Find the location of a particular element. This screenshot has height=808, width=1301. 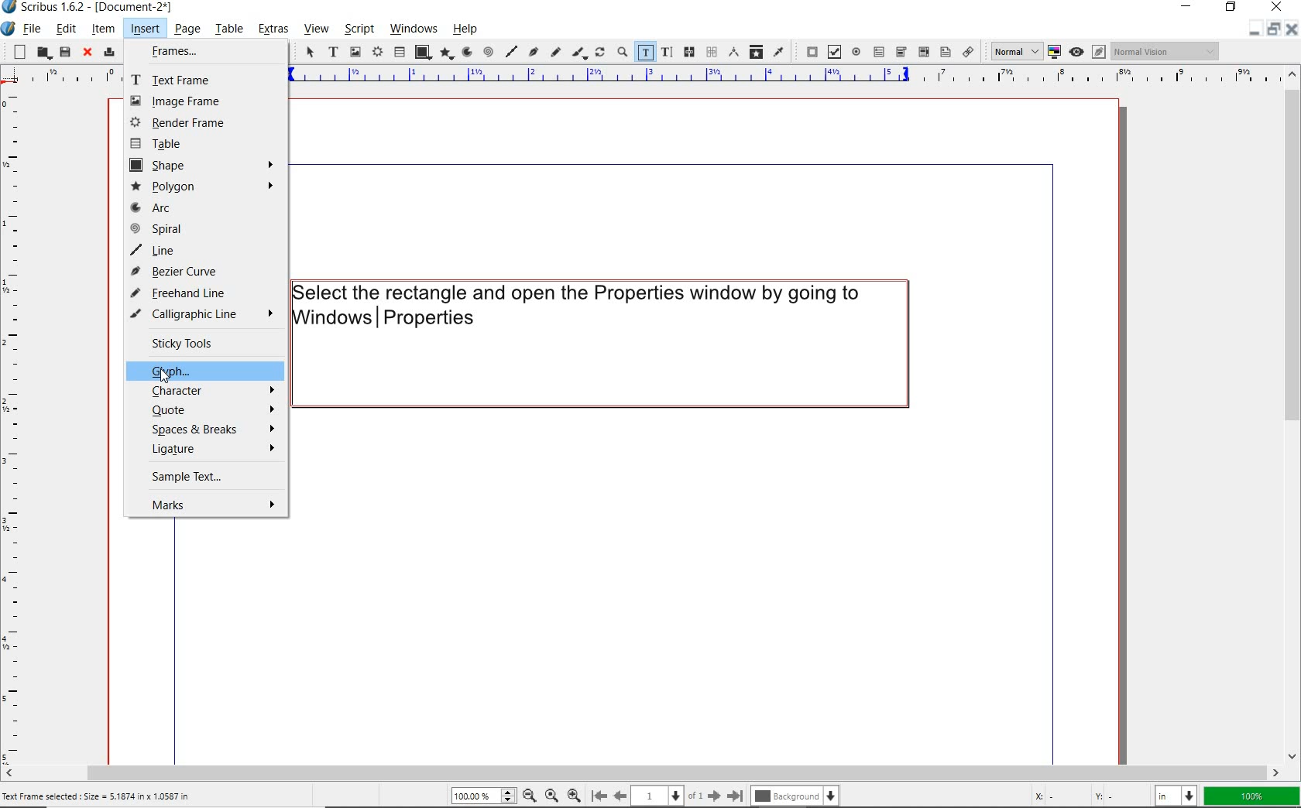

freehand line is located at coordinates (556, 53).